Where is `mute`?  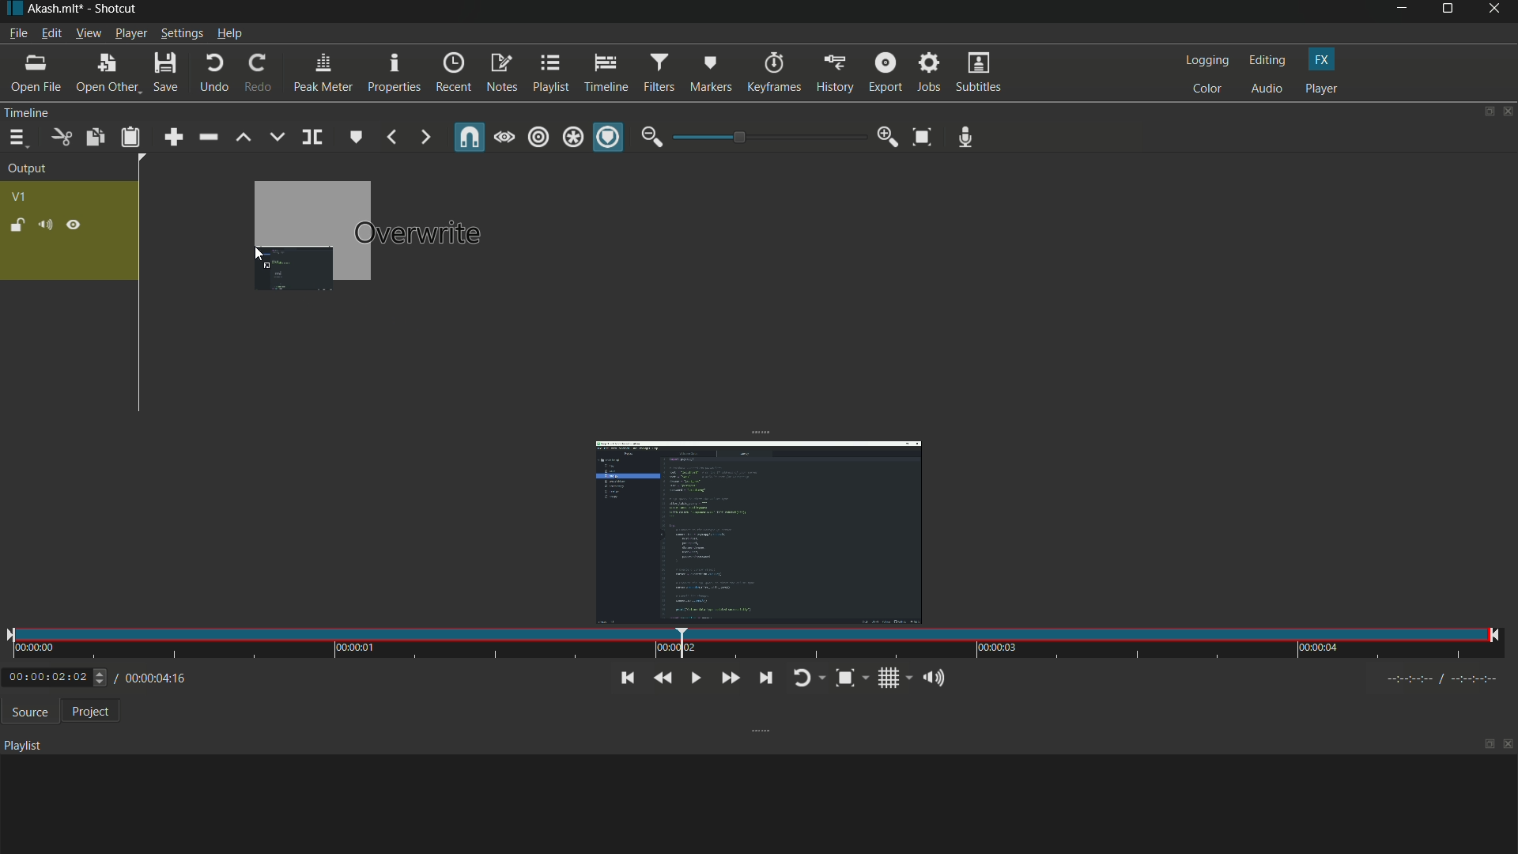 mute is located at coordinates (44, 225).